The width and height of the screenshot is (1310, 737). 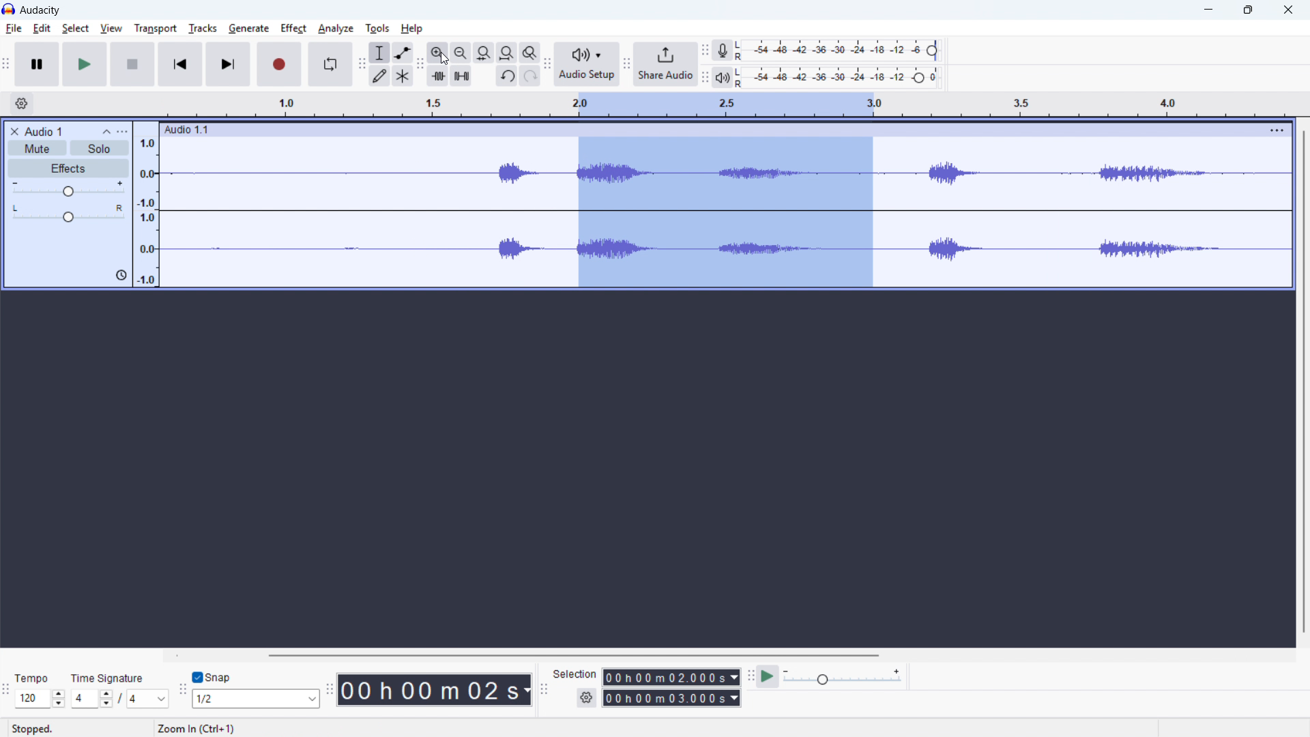 What do you see at coordinates (841, 76) in the screenshot?
I see `Playback level` at bounding box center [841, 76].